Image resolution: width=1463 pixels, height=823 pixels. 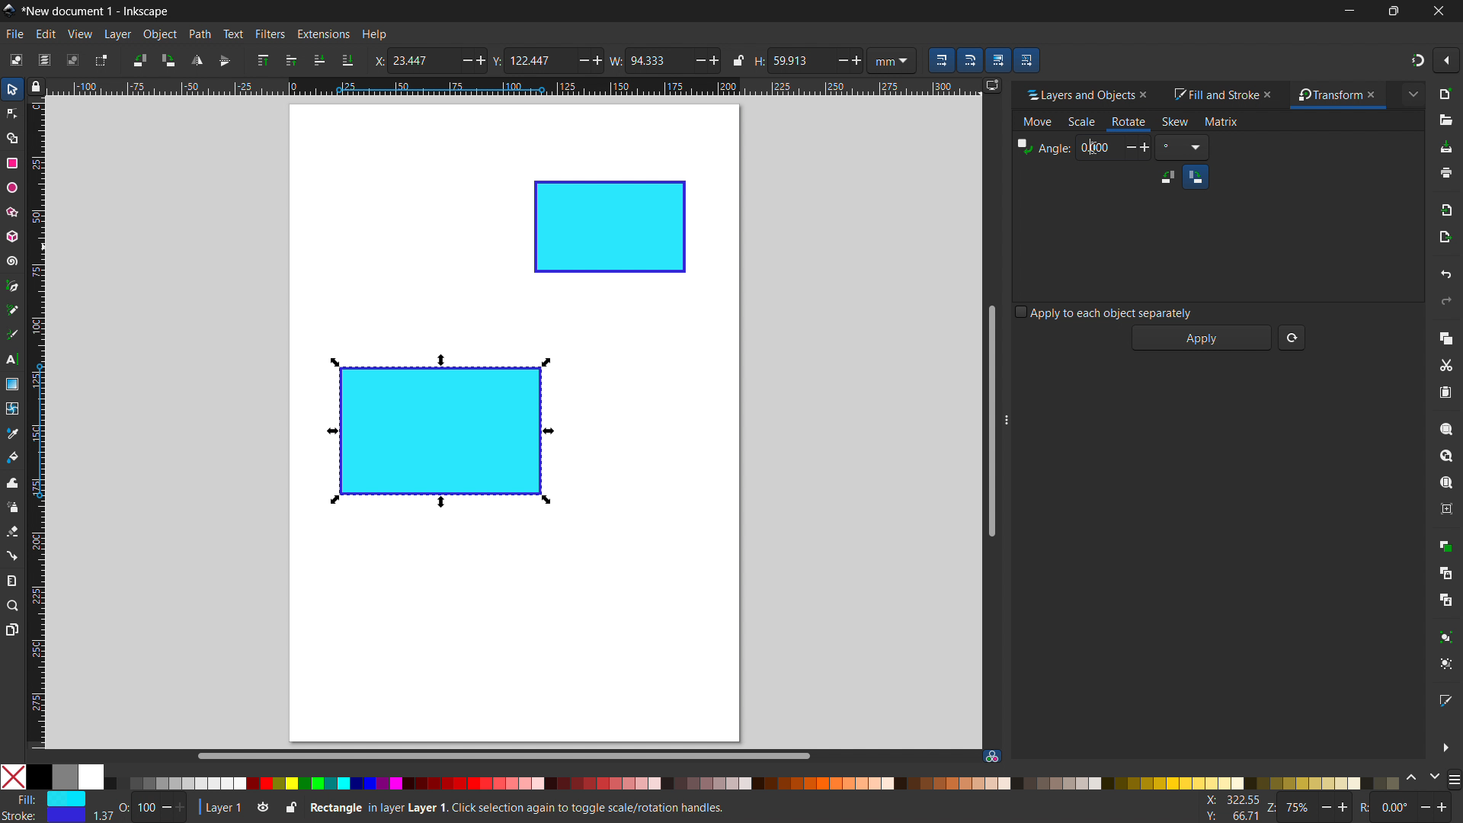 What do you see at coordinates (44, 816) in the screenshot?
I see `Stroke` at bounding box center [44, 816].